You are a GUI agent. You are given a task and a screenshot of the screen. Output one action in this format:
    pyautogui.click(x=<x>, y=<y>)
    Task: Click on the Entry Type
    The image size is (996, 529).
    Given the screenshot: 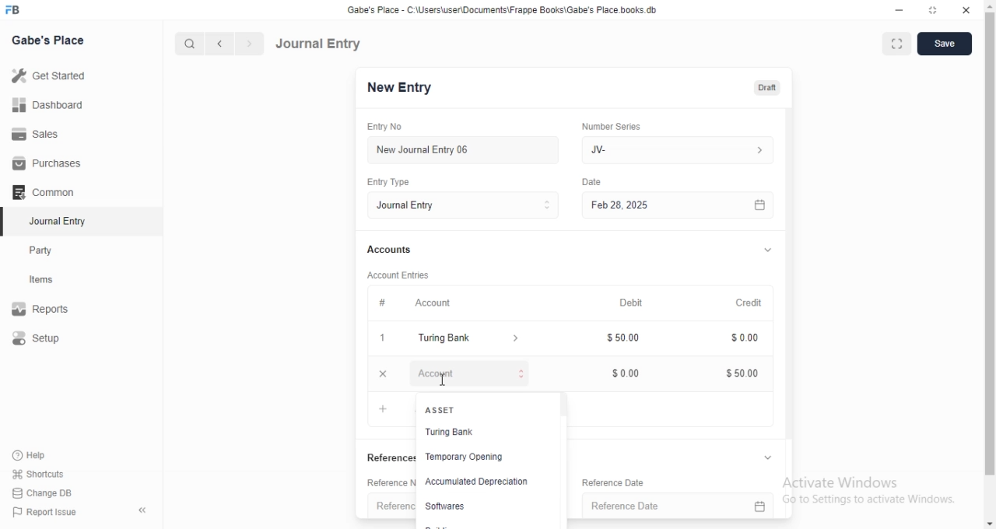 What is the action you would take?
    pyautogui.click(x=468, y=205)
    